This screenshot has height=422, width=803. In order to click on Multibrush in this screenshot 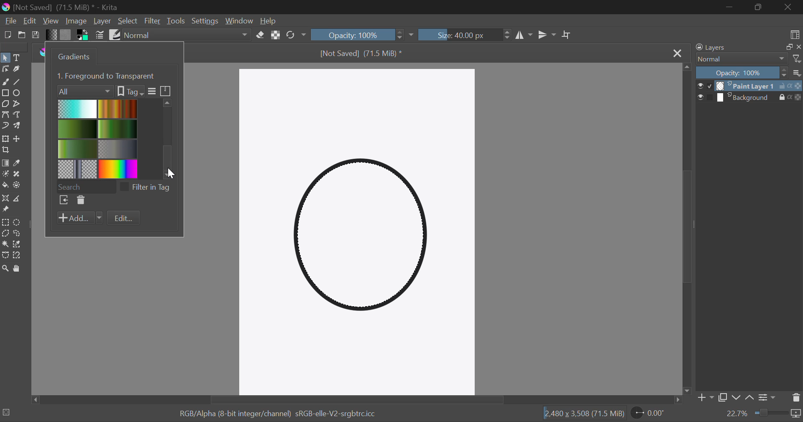, I will do `click(18, 127)`.